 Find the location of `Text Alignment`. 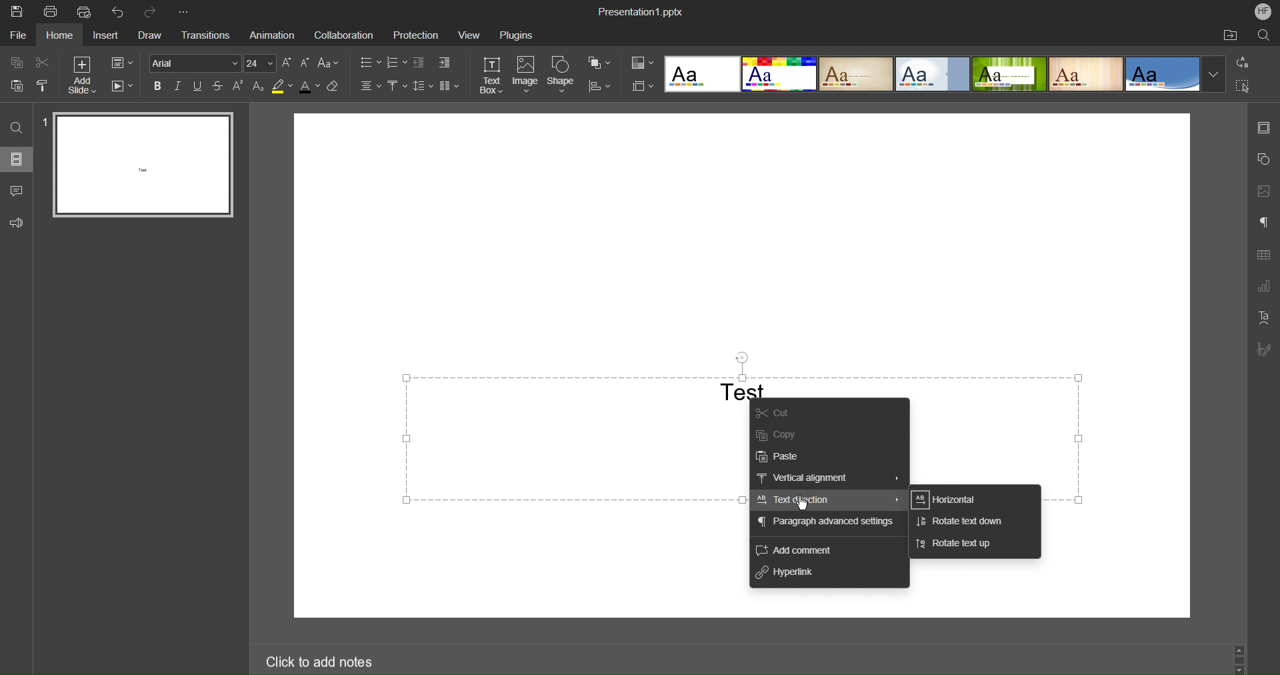

Text Alignment is located at coordinates (369, 87).